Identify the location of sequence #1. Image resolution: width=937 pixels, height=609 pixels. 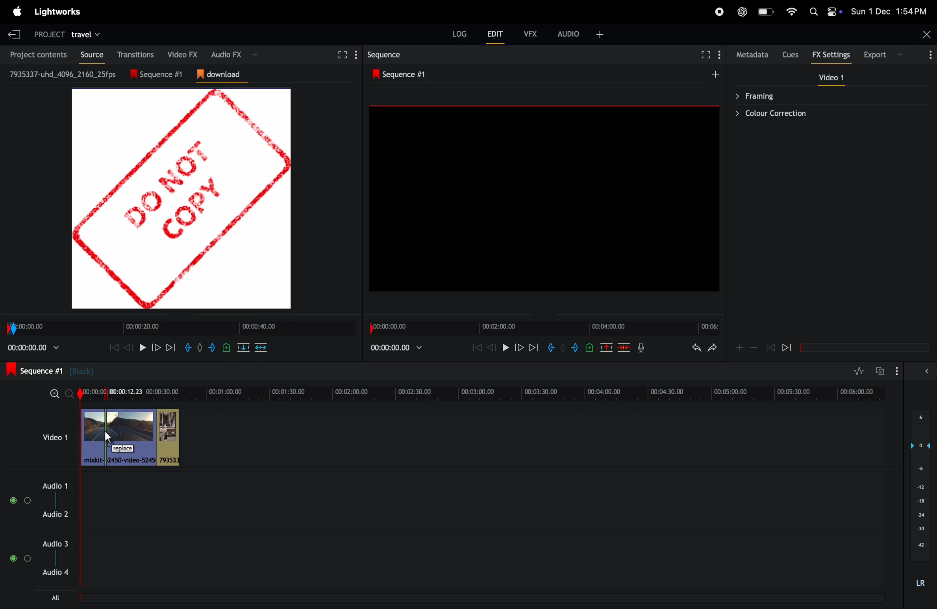
(50, 370).